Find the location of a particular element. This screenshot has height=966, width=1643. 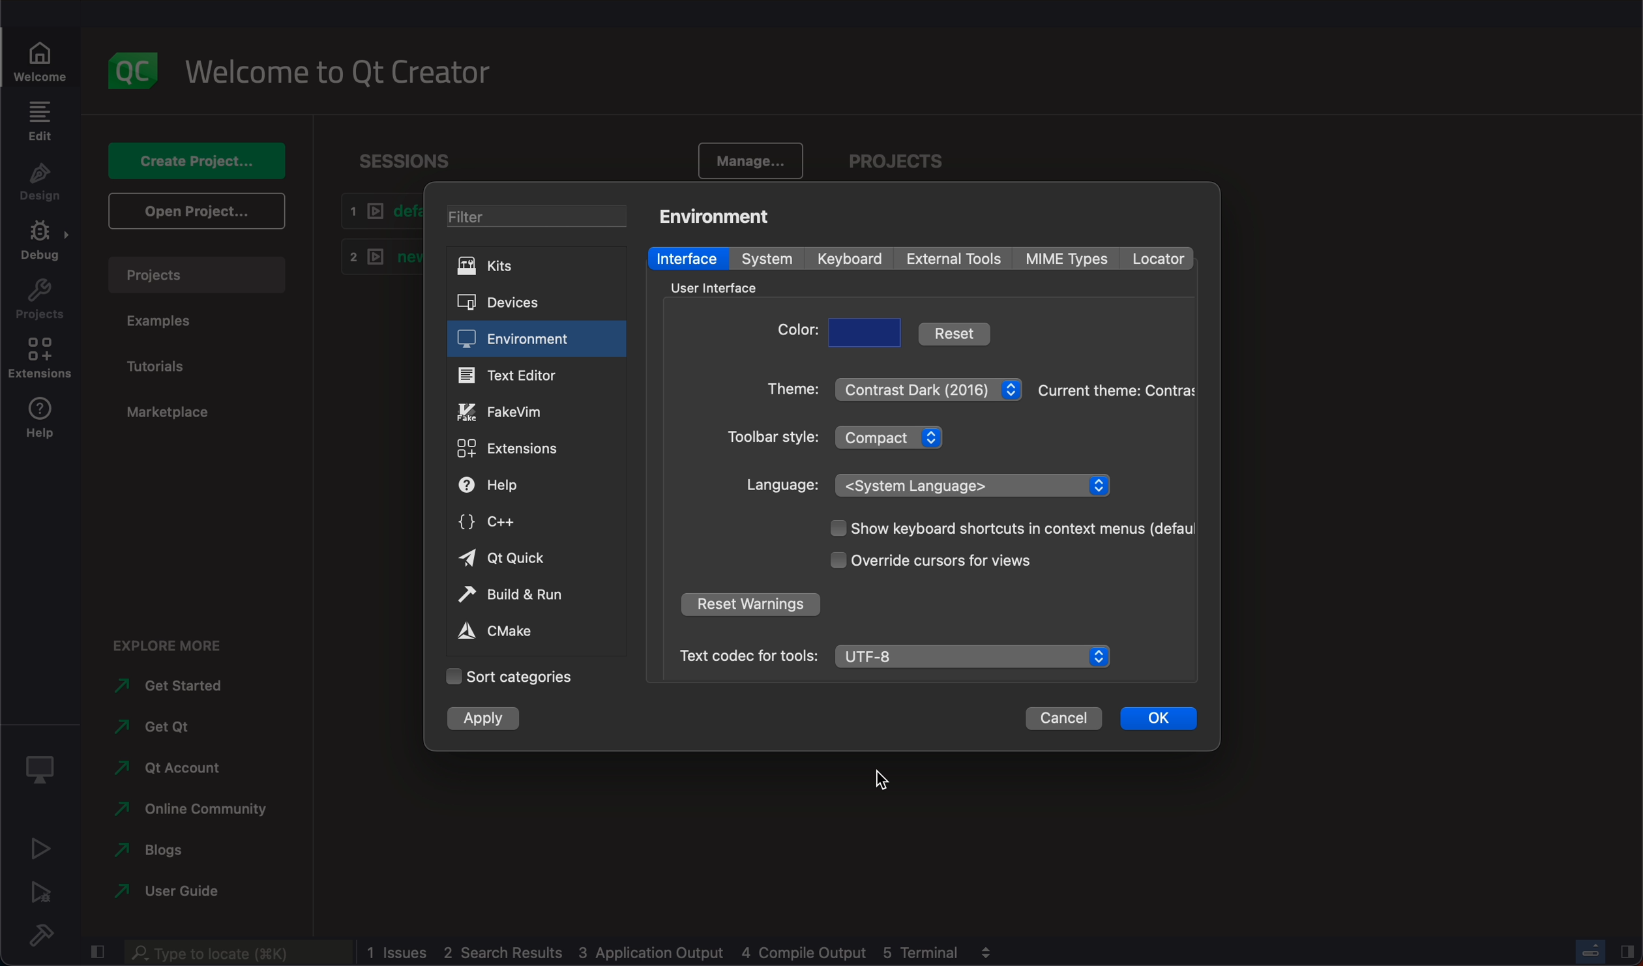

run is located at coordinates (42, 847).